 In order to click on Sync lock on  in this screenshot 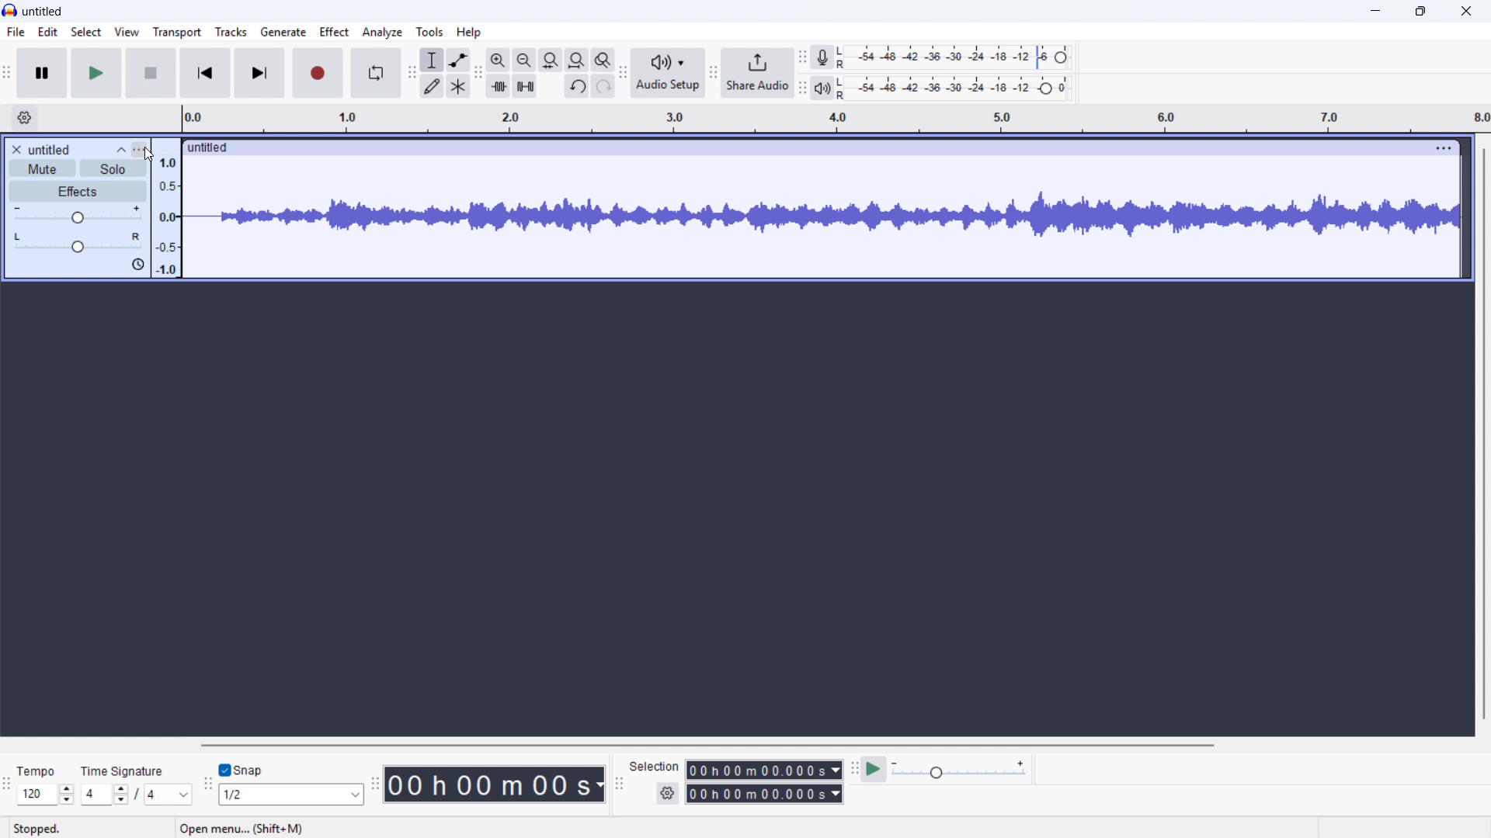, I will do `click(138, 265)`.